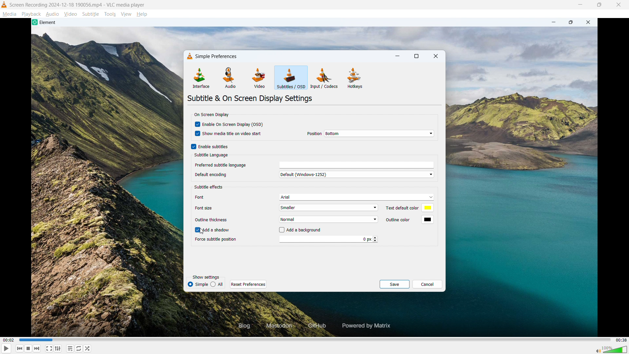 This screenshot has height=354, width=629. Describe the element at coordinates (212, 175) in the screenshot. I see `Default encoding` at that location.